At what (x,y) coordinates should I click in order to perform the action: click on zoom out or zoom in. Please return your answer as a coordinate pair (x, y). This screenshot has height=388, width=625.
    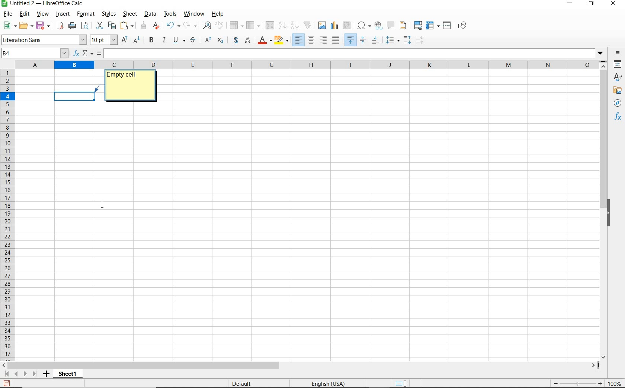
    Looking at the image, I should click on (577, 382).